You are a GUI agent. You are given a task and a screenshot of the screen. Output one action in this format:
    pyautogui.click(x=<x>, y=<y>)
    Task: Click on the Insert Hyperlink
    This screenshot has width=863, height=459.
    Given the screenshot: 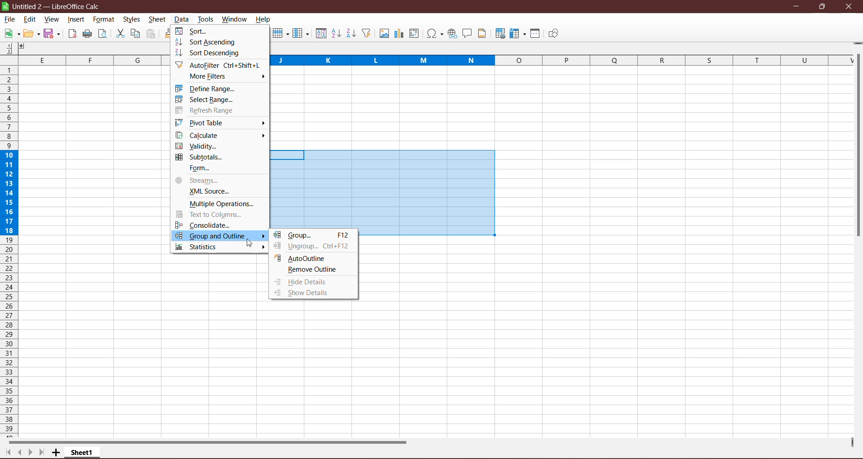 What is the action you would take?
    pyautogui.click(x=452, y=34)
    